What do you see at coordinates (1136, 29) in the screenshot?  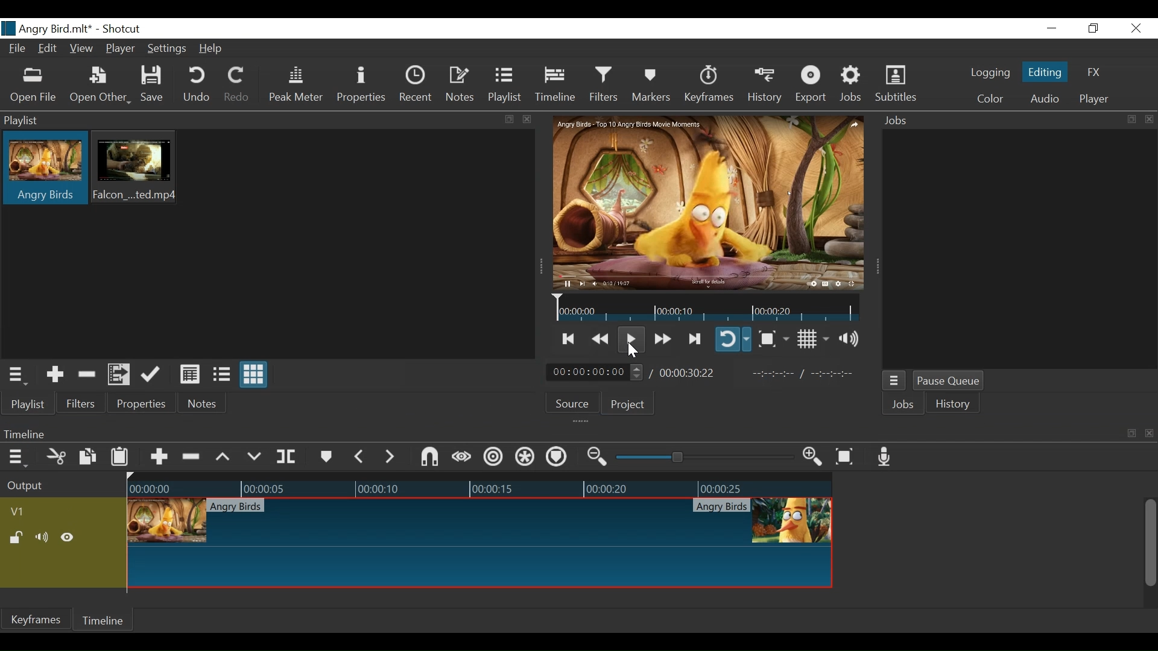 I see `Close` at bounding box center [1136, 29].